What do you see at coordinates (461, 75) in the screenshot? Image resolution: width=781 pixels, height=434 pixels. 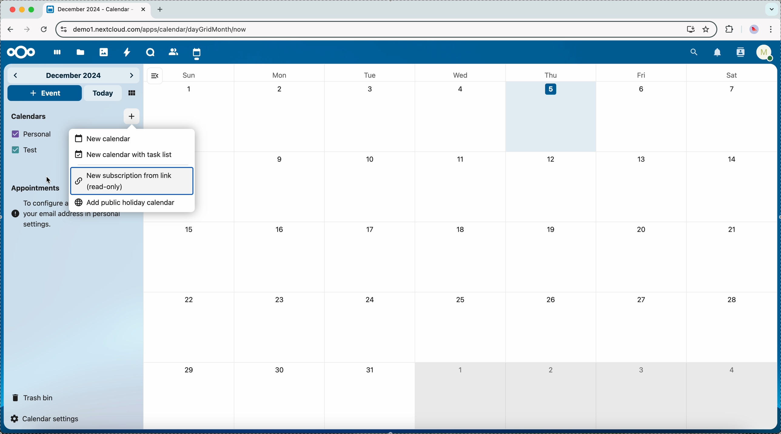 I see `wed` at bounding box center [461, 75].